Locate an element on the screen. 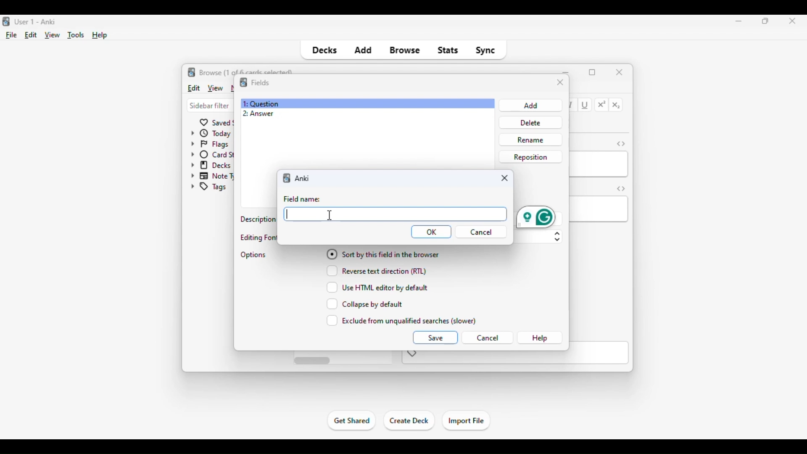 The width and height of the screenshot is (807, 454). import file is located at coordinates (466, 421).